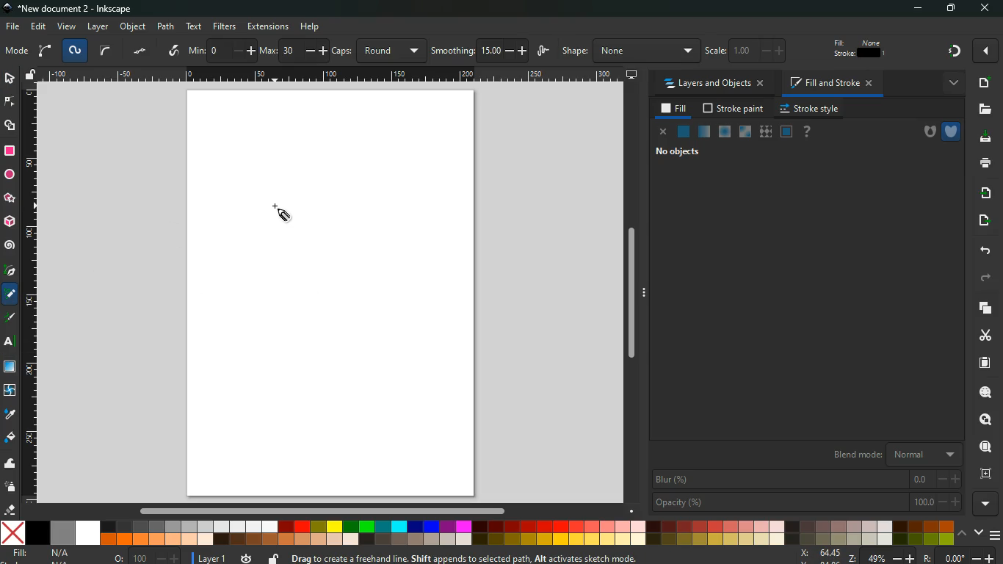 The image size is (1003, 564). Describe the element at coordinates (984, 446) in the screenshot. I see `find` at that location.